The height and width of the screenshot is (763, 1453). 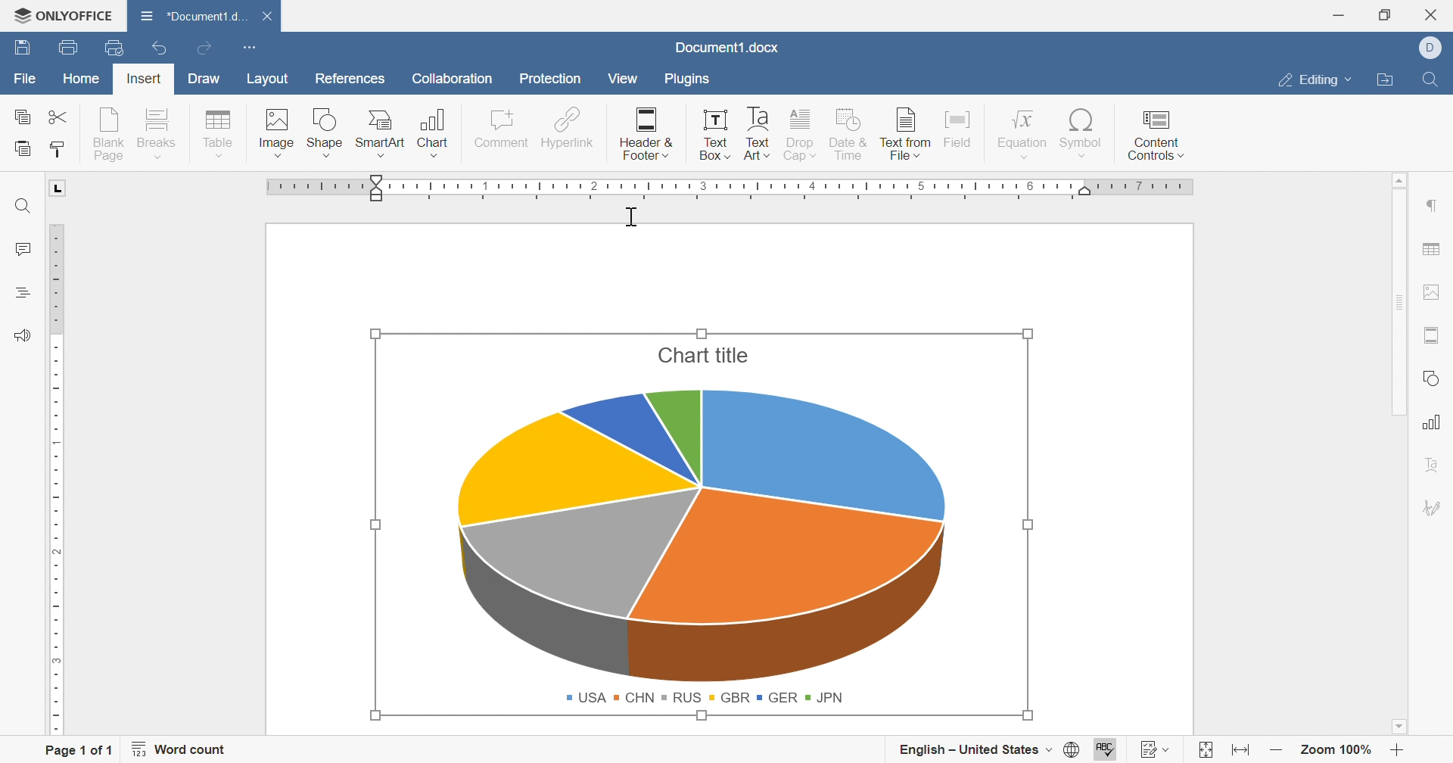 I want to click on Close, so click(x=1433, y=14).